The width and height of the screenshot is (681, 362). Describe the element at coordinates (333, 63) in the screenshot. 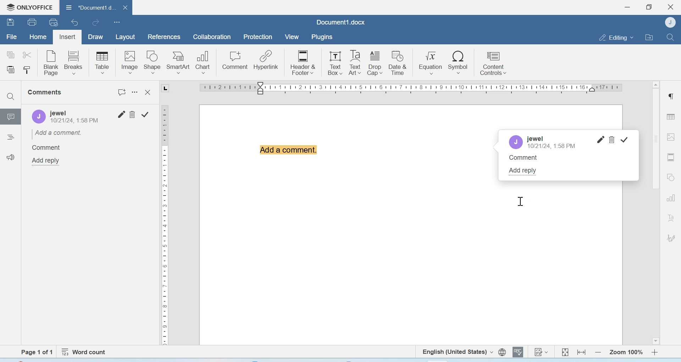

I see `Text Box` at that location.